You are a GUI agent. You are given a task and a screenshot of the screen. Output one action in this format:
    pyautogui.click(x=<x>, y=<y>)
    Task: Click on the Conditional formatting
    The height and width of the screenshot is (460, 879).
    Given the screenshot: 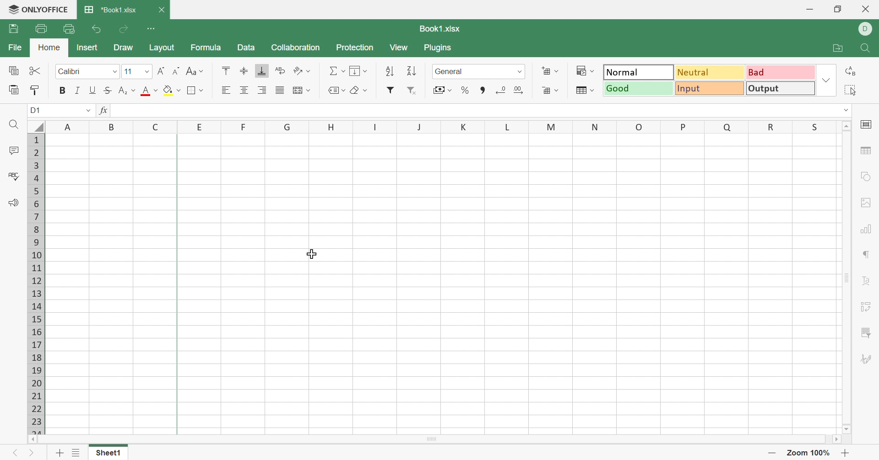 What is the action you would take?
    pyautogui.click(x=580, y=70)
    